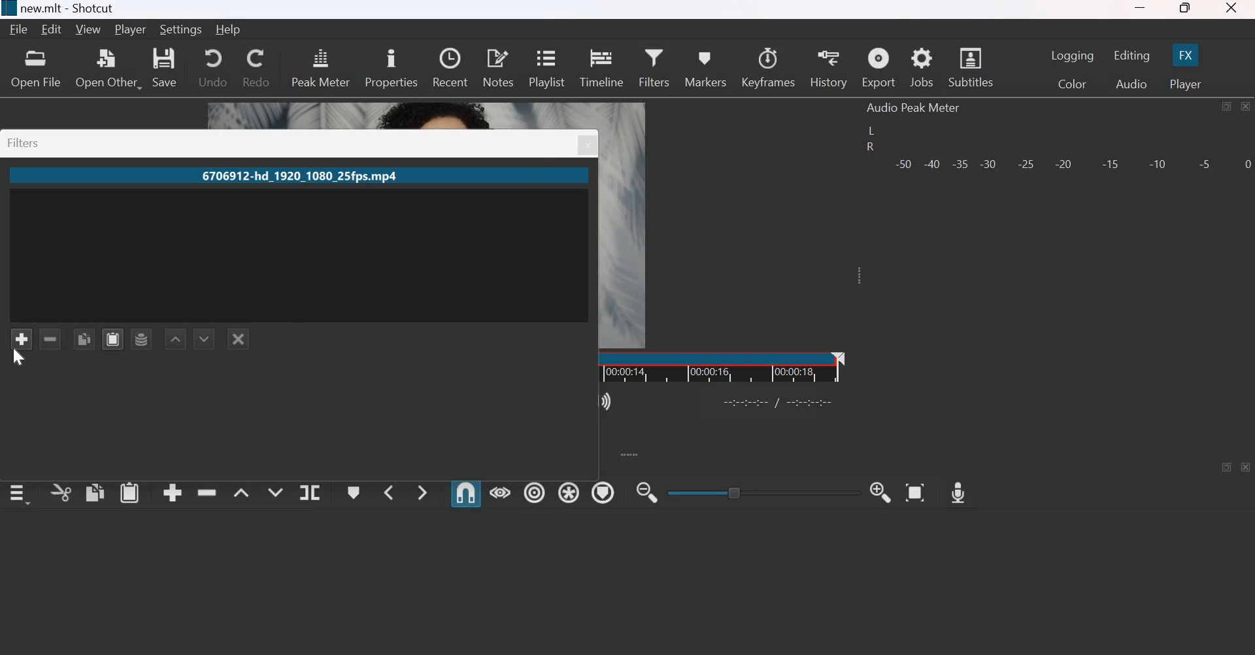  Describe the element at coordinates (916, 489) in the screenshot. I see `Zoom Timeline to Fit` at that location.